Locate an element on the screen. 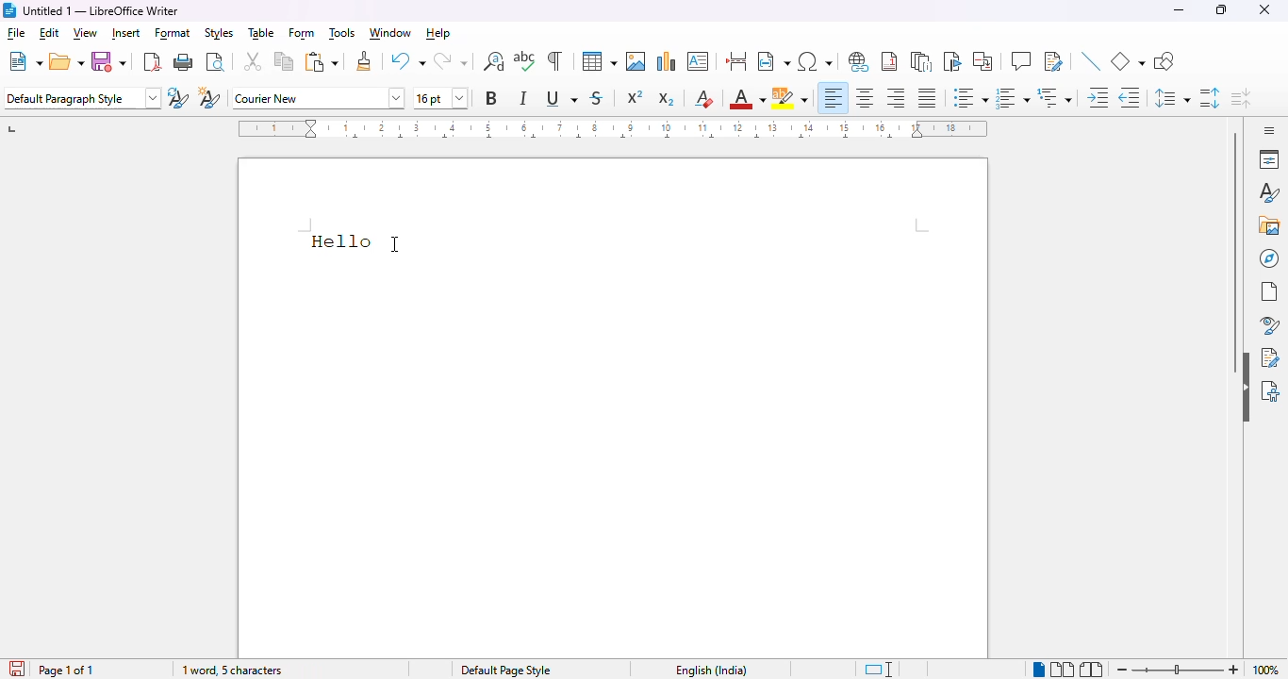 Image resolution: width=1288 pixels, height=679 pixels. toggle formatting marks is located at coordinates (554, 60).